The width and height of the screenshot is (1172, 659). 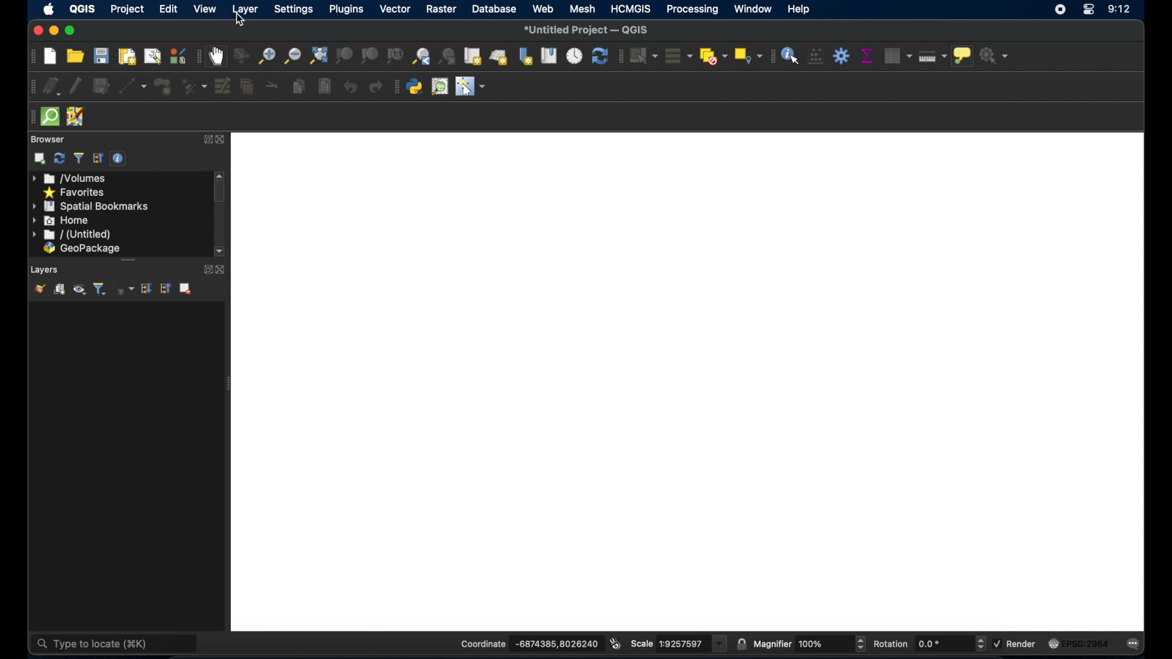 What do you see at coordinates (347, 85) in the screenshot?
I see `undo` at bounding box center [347, 85].